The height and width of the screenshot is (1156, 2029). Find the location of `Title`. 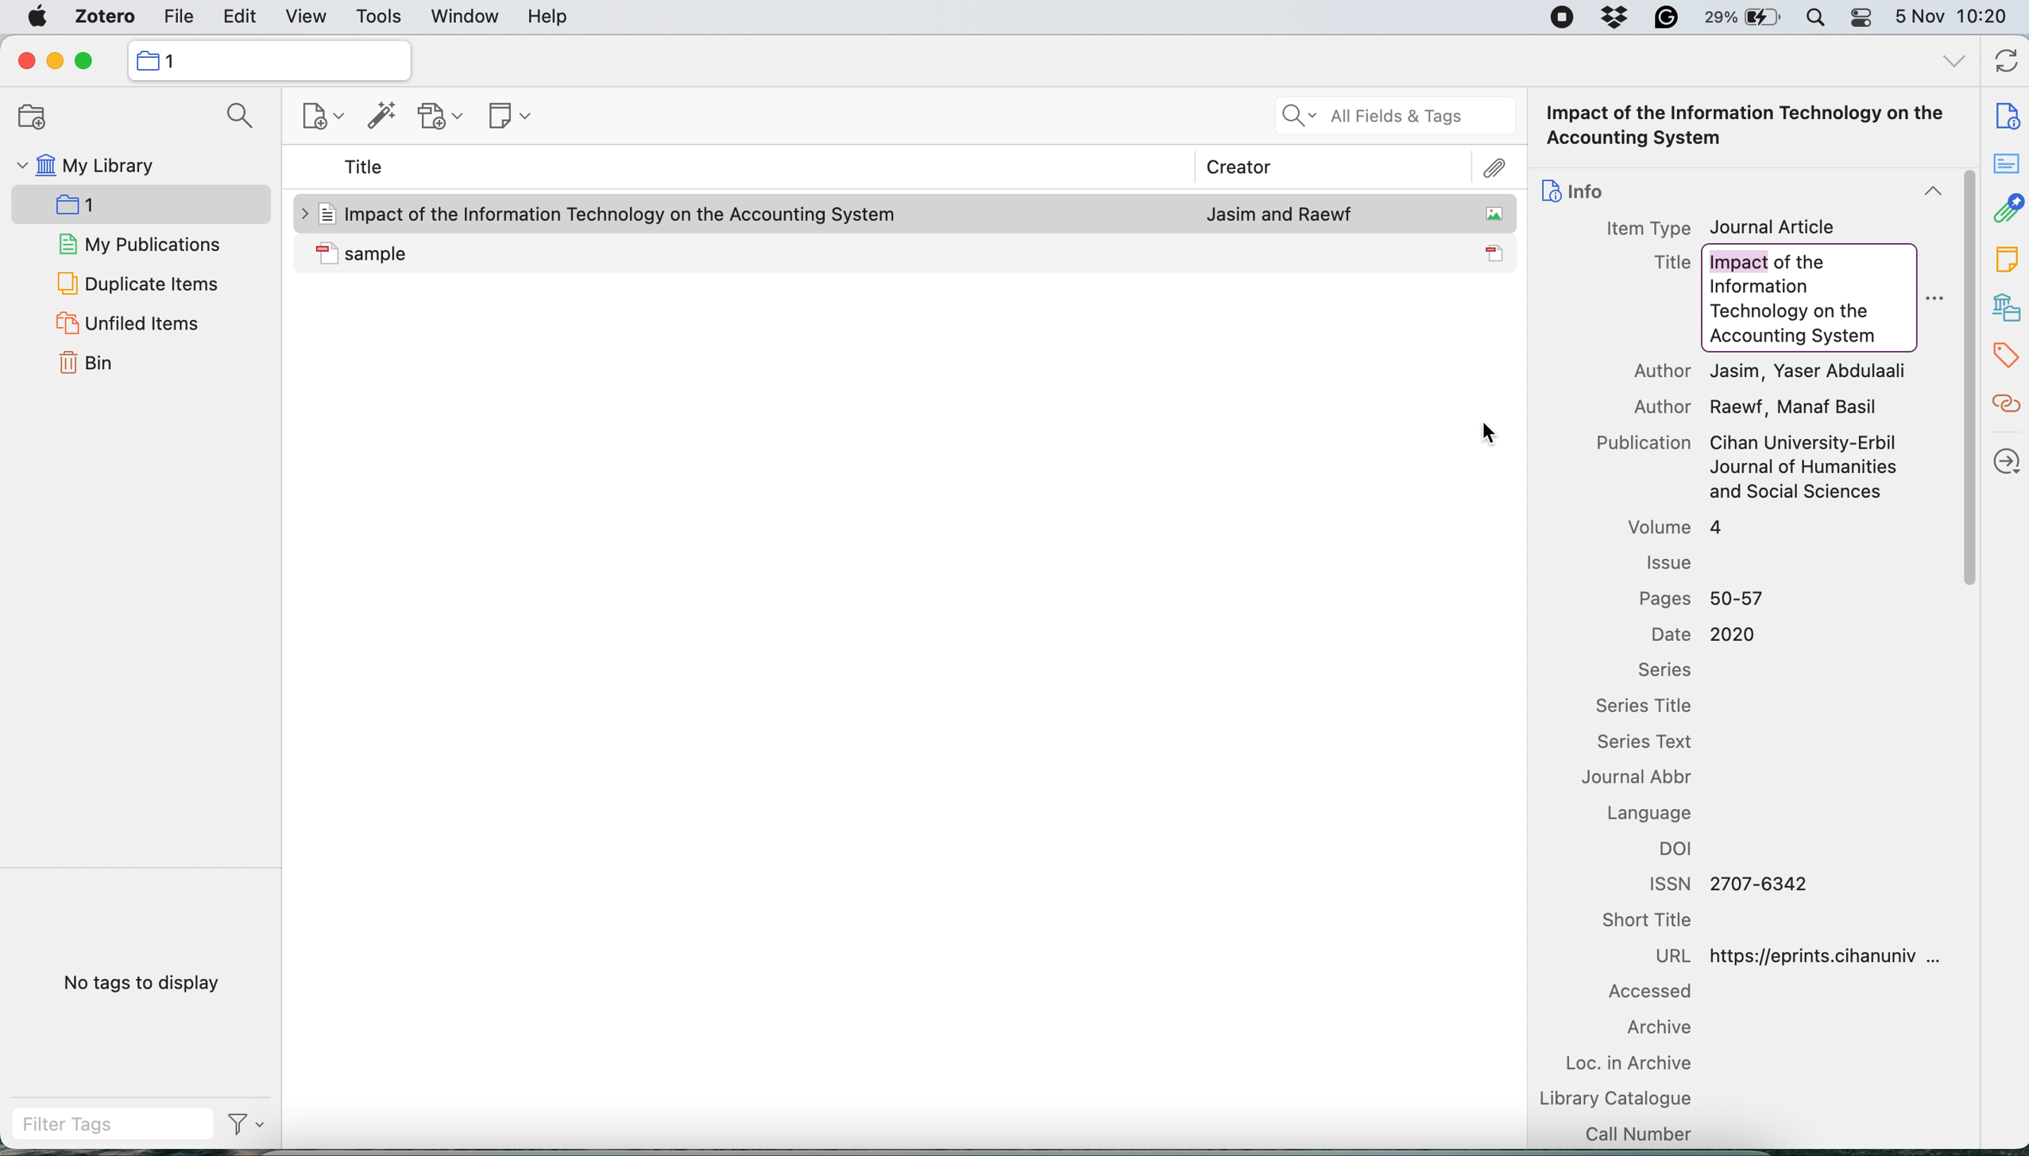

Title is located at coordinates (1673, 263).